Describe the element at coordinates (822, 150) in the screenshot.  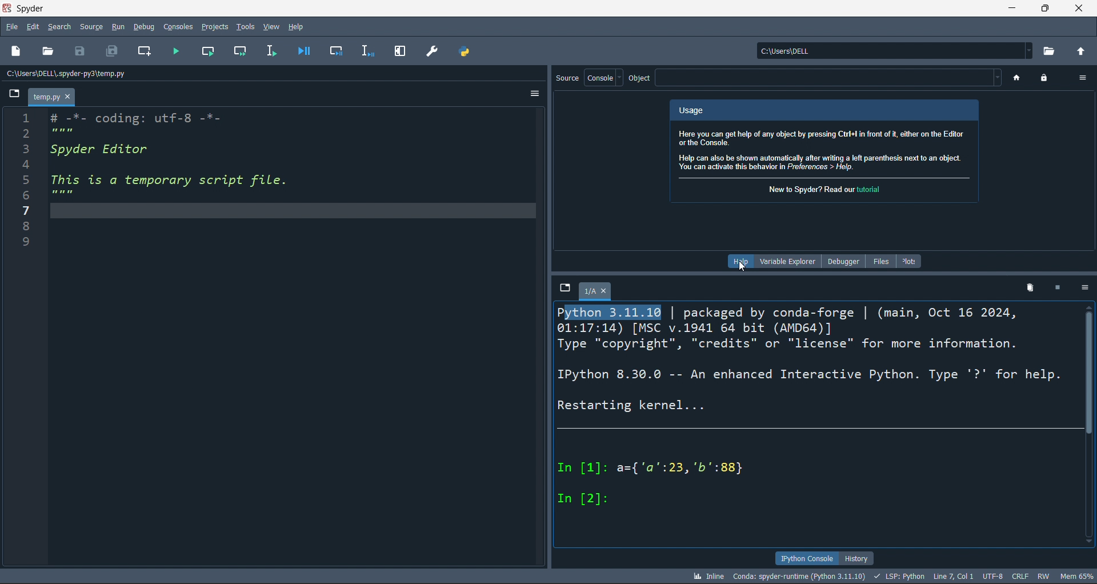
I see `Here you can get help of any object by pressing Ctrl! in front of i, either on the Editor
or the Console.

Help can also be shown automatically after writing a left parenthesis next to an object.
You can activate this behavior in Preferences > Help.` at that location.